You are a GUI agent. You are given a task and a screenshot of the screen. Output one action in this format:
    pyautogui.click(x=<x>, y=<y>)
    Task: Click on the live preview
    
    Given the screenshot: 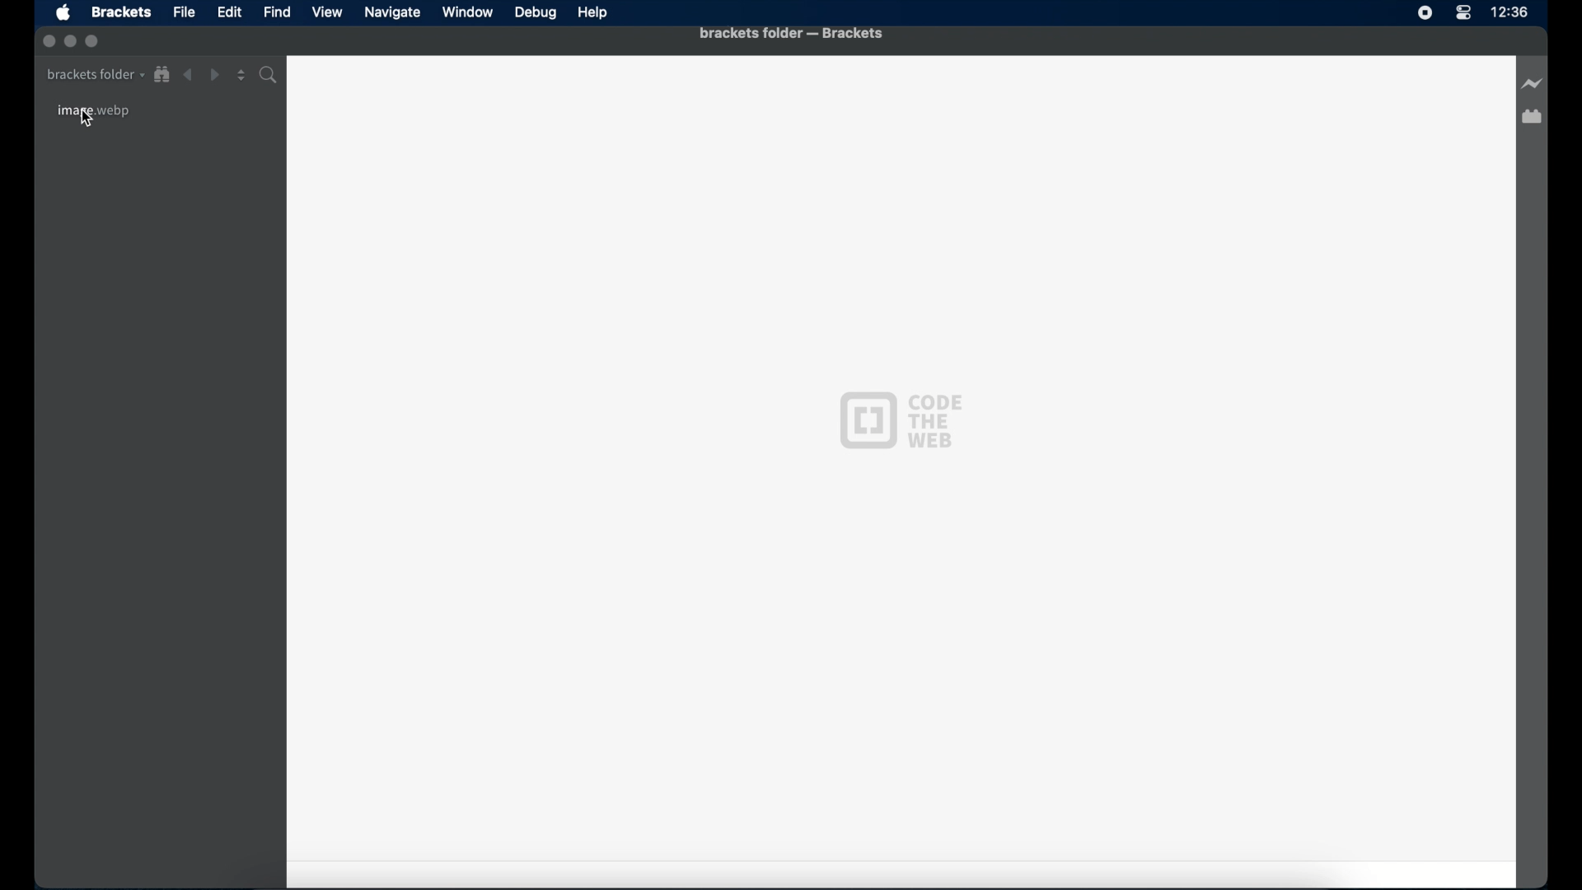 What is the action you would take?
    pyautogui.click(x=1533, y=83)
    